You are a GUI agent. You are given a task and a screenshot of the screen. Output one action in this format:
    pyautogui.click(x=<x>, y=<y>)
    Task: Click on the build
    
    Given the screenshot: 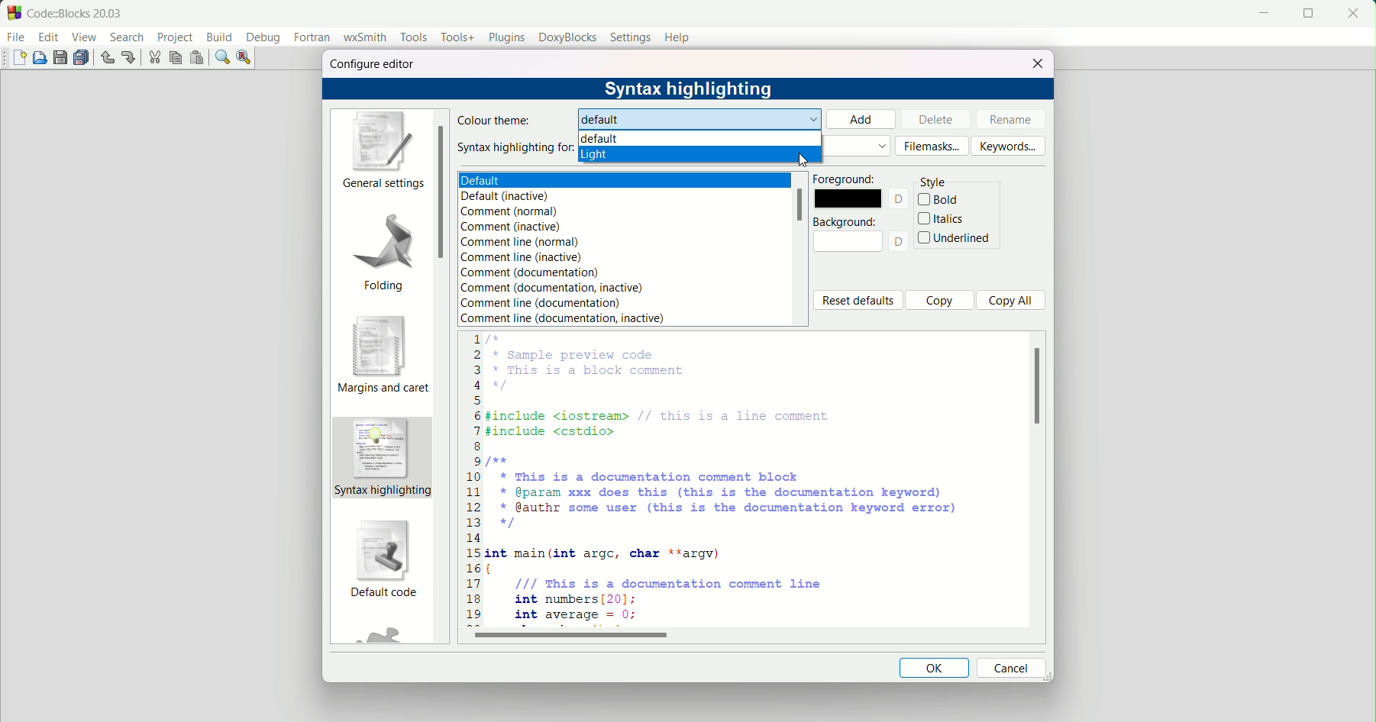 What is the action you would take?
    pyautogui.click(x=220, y=37)
    